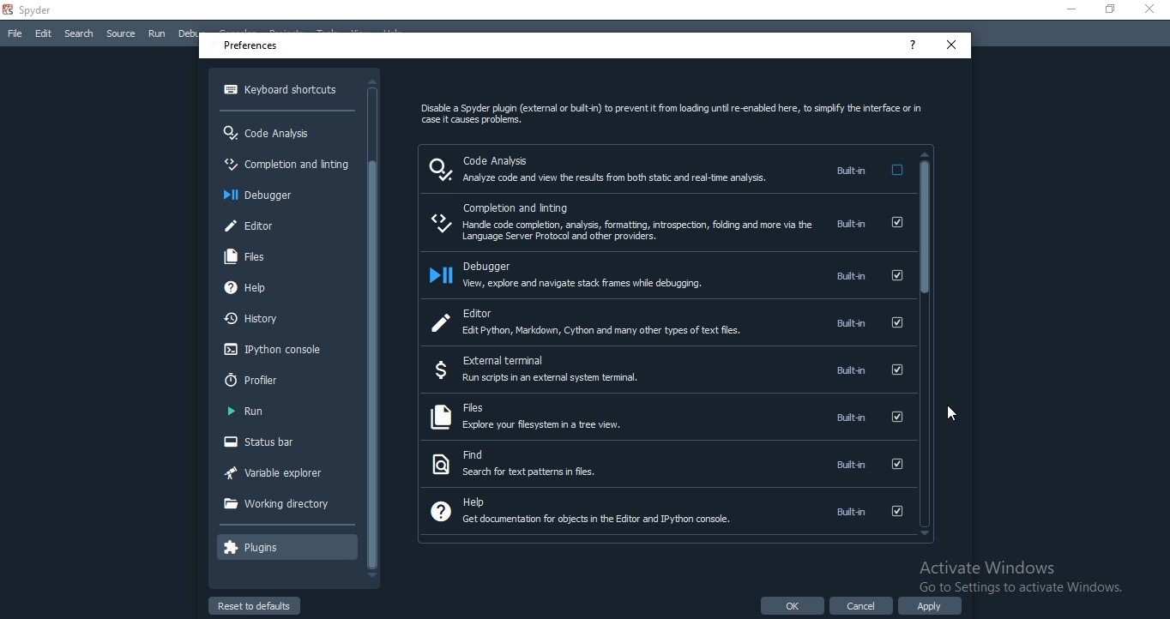 This screenshot has width=1170, height=619. What do you see at coordinates (1067, 9) in the screenshot?
I see `Minimise` at bounding box center [1067, 9].